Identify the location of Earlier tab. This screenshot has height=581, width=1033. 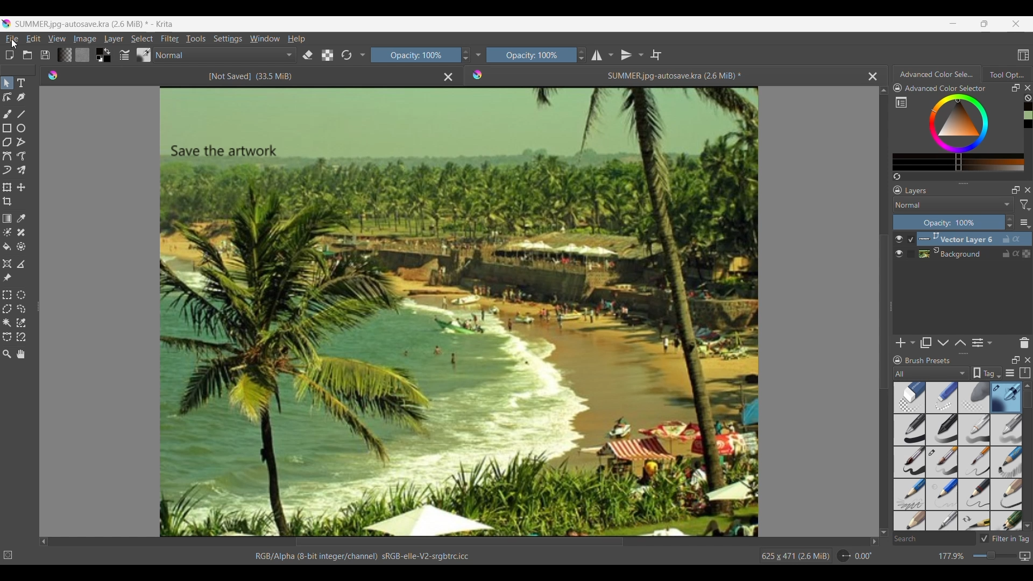
(241, 75).